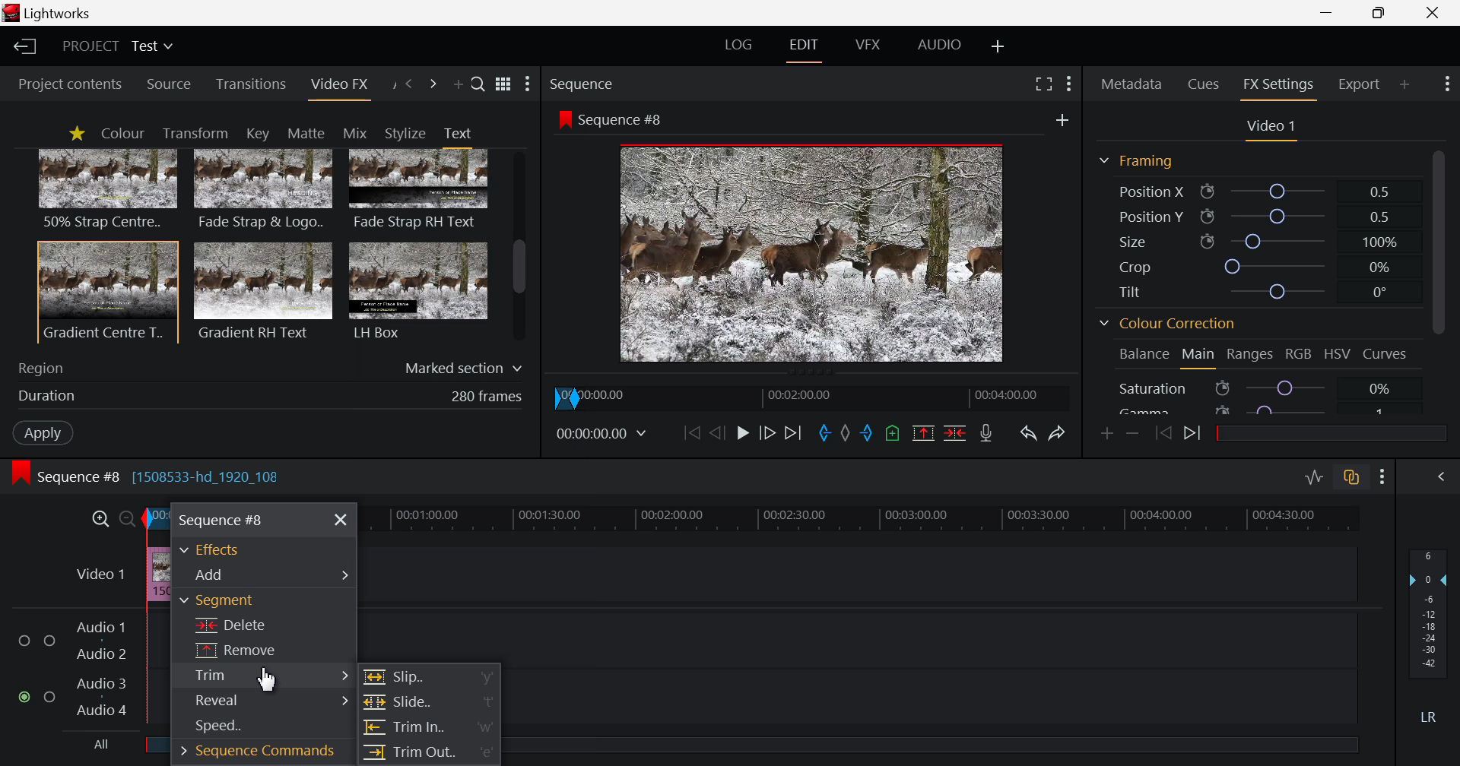 The width and height of the screenshot is (1460, 766). I want to click on Segment, so click(259, 601).